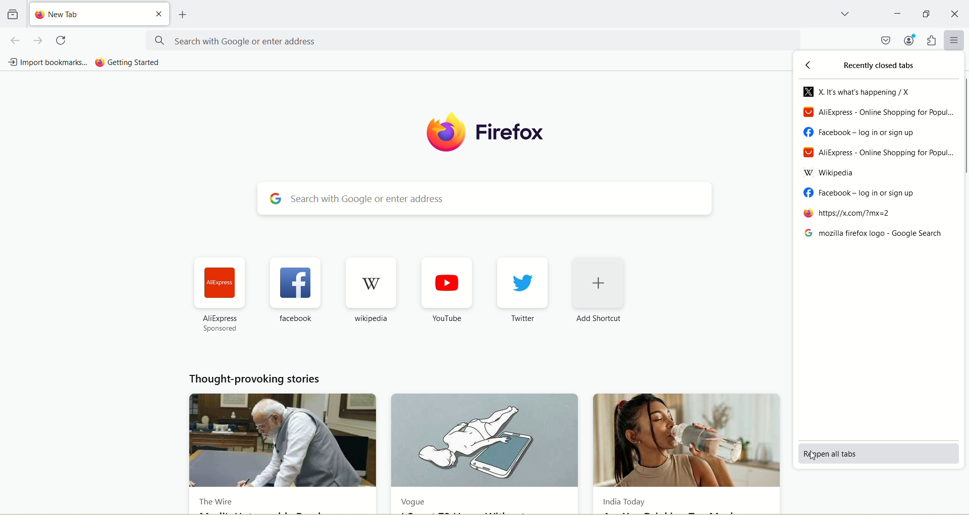 The height and width of the screenshot is (515, 969). What do you see at coordinates (445, 318) in the screenshot?
I see `YouTube` at bounding box center [445, 318].